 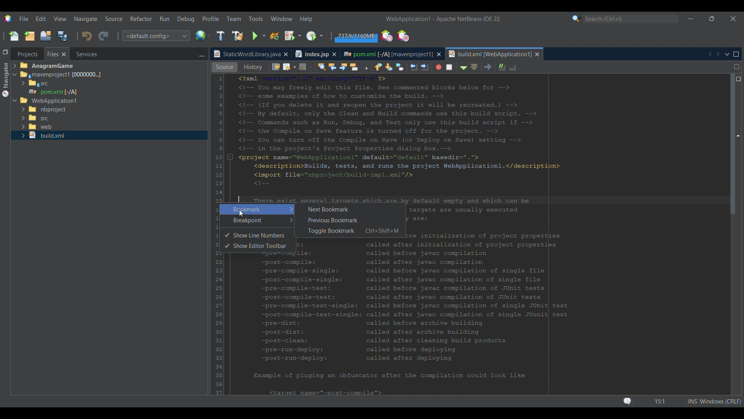 What do you see at coordinates (477, 234) in the screenshot?
I see `Code in current tab` at bounding box center [477, 234].